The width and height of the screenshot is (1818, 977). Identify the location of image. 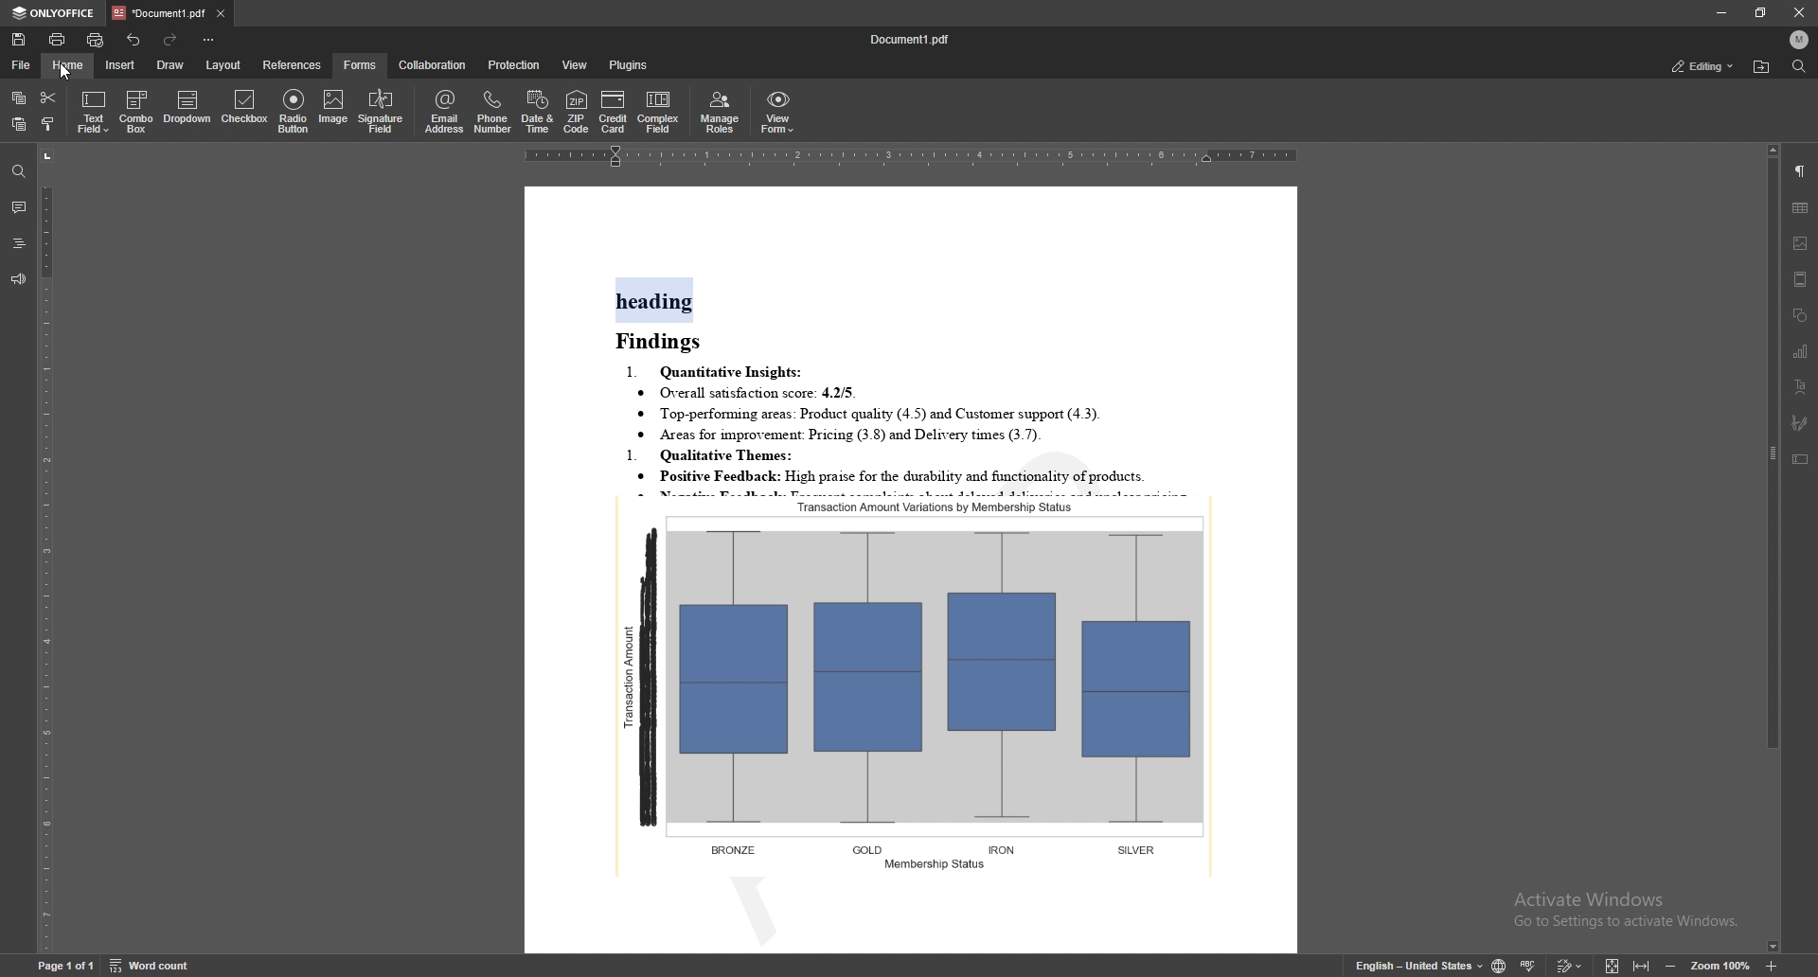
(1800, 243).